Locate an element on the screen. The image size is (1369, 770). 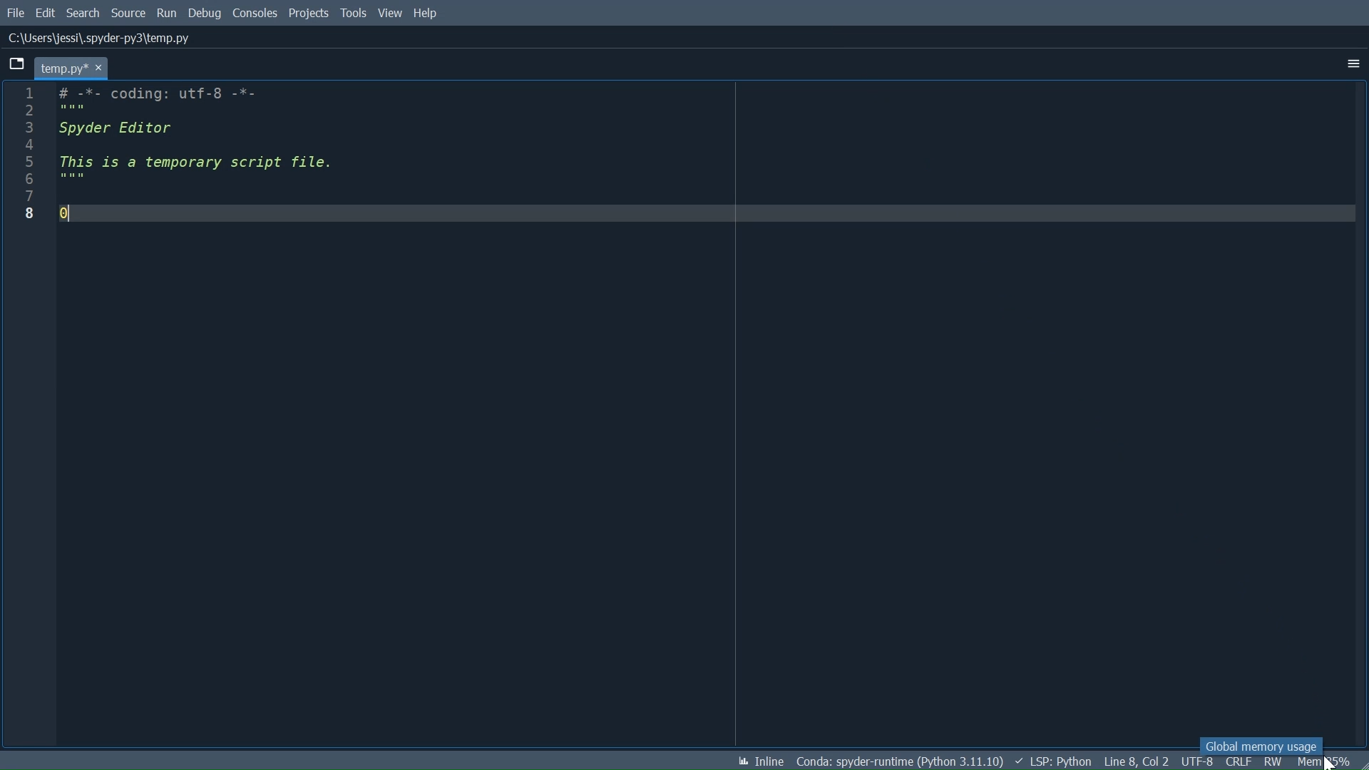
c\users\jessi\.spyder-py3\temp.py is located at coordinates (134, 40).